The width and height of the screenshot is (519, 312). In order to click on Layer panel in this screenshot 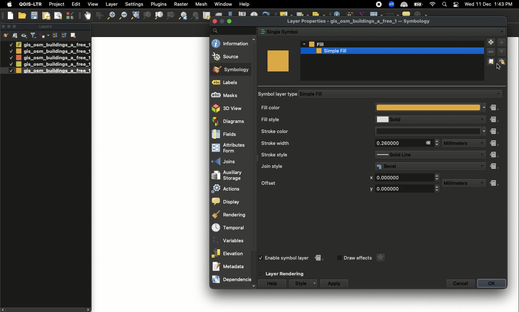, I will do `click(45, 27)`.